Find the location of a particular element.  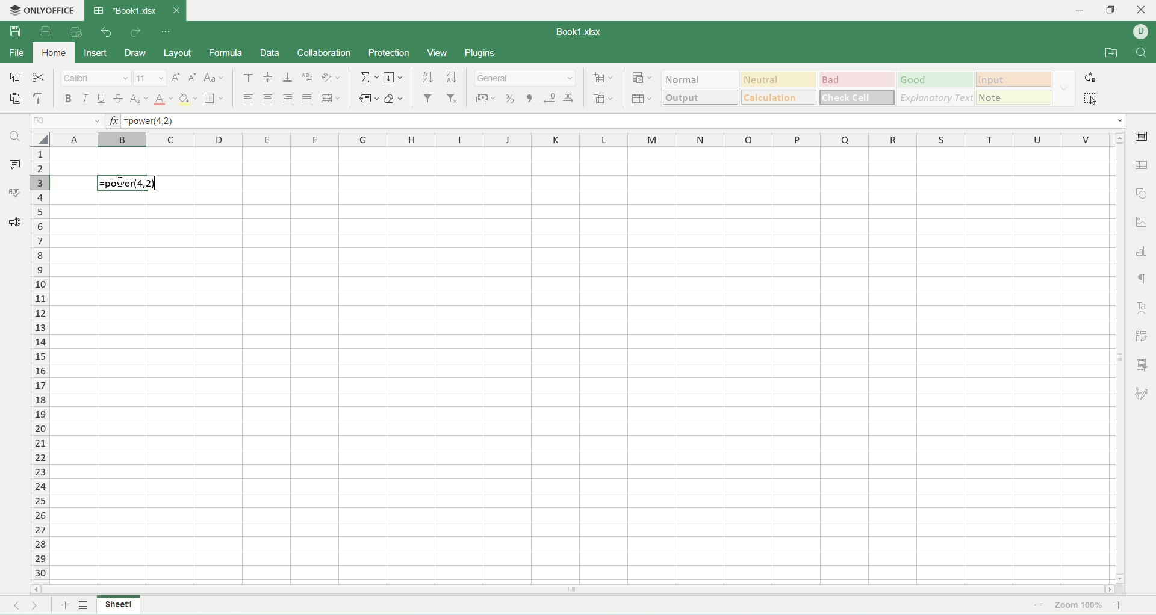

select all is located at coordinates (40, 140).